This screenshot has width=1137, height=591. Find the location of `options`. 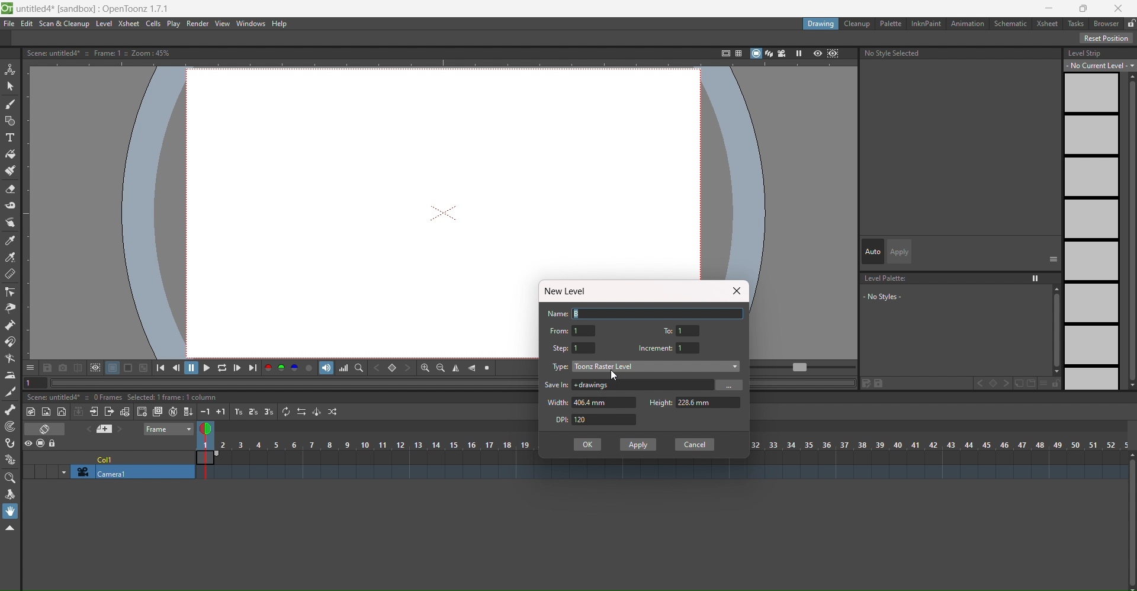

options is located at coordinates (30, 367).